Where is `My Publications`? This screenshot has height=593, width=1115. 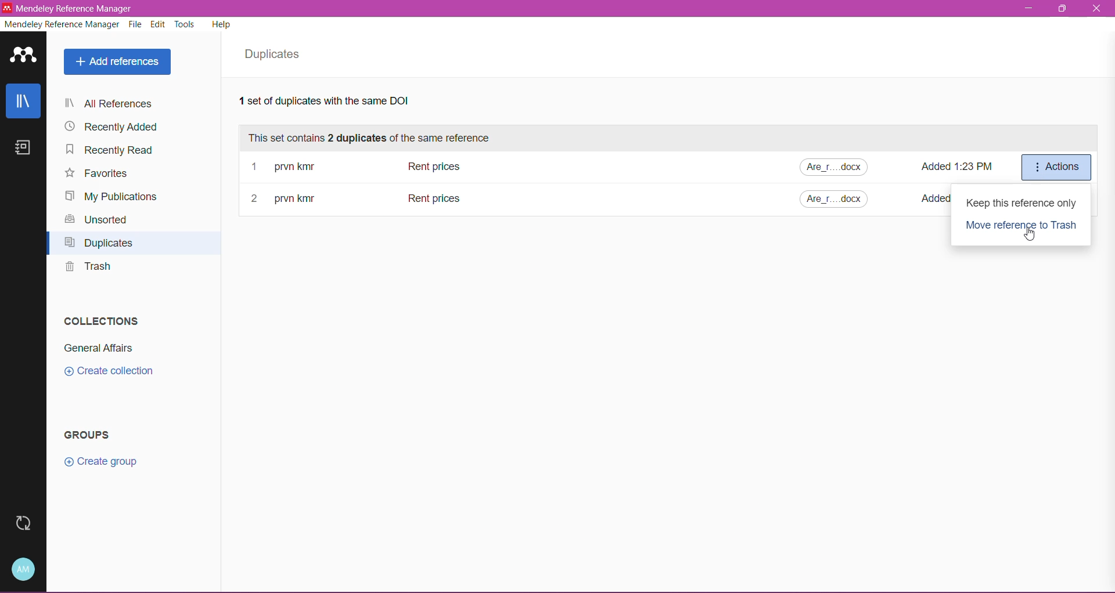 My Publications is located at coordinates (112, 196).